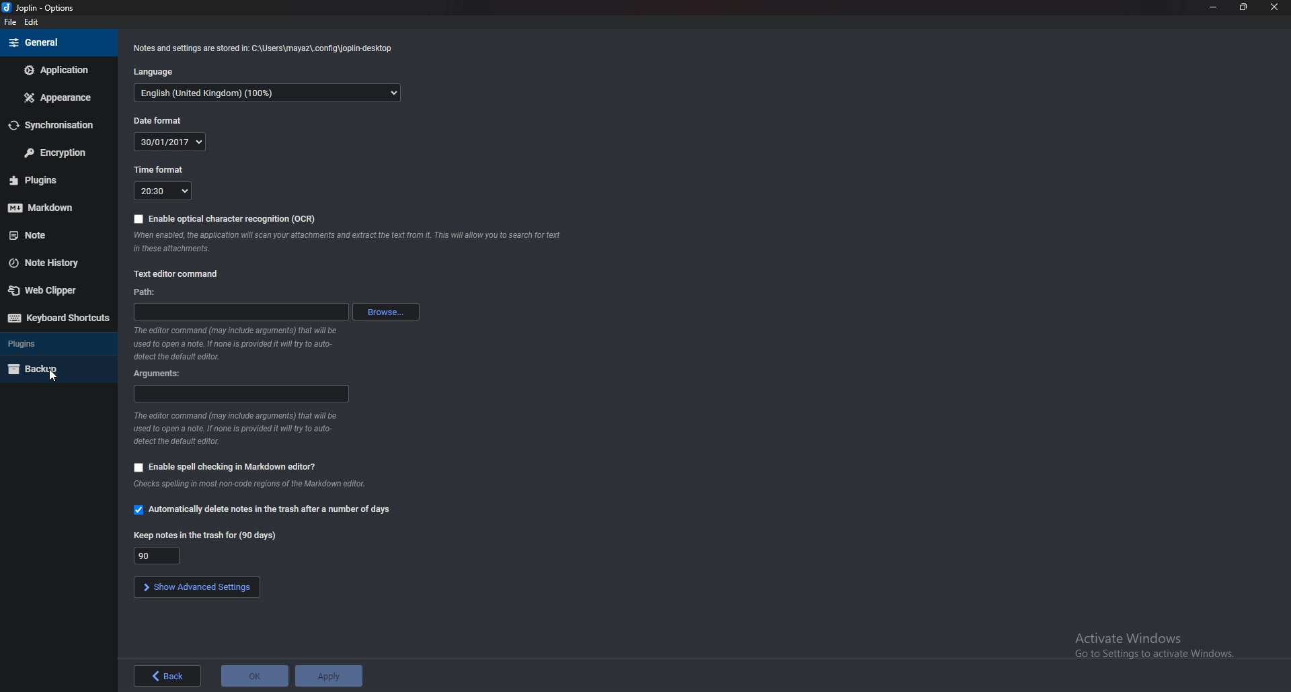 This screenshot has height=692, width=1291. Describe the element at coordinates (168, 676) in the screenshot. I see `back` at that location.